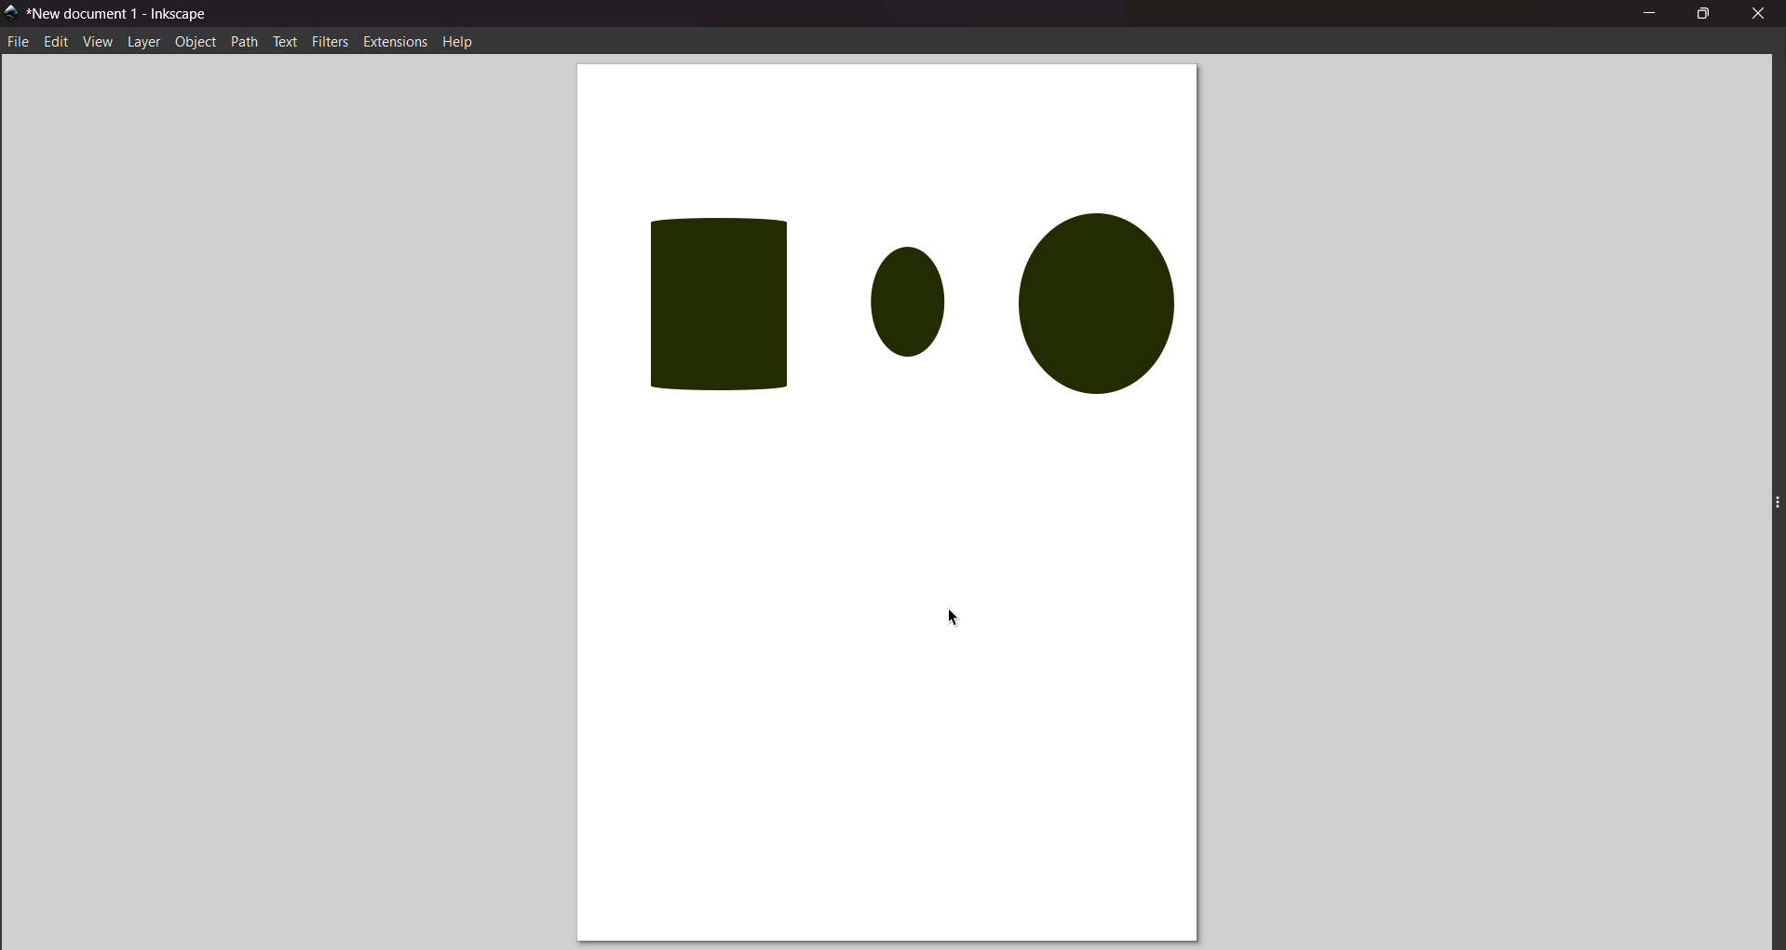 Image resolution: width=1786 pixels, height=950 pixels. What do you see at coordinates (124, 17) in the screenshot?
I see `title` at bounding box center [124, 17].